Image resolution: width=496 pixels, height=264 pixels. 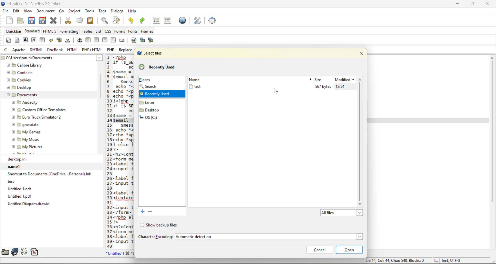 I want to click on apache, so click(x=19, y=50).